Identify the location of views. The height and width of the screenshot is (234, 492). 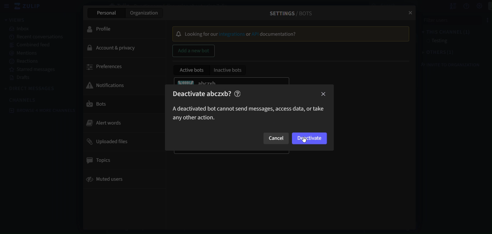
(19, 20).